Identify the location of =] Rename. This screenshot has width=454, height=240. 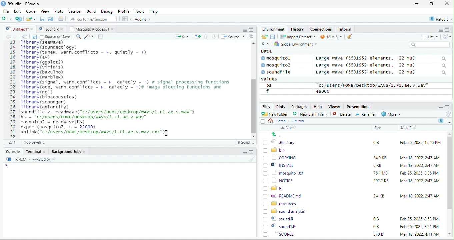
(365, 114).